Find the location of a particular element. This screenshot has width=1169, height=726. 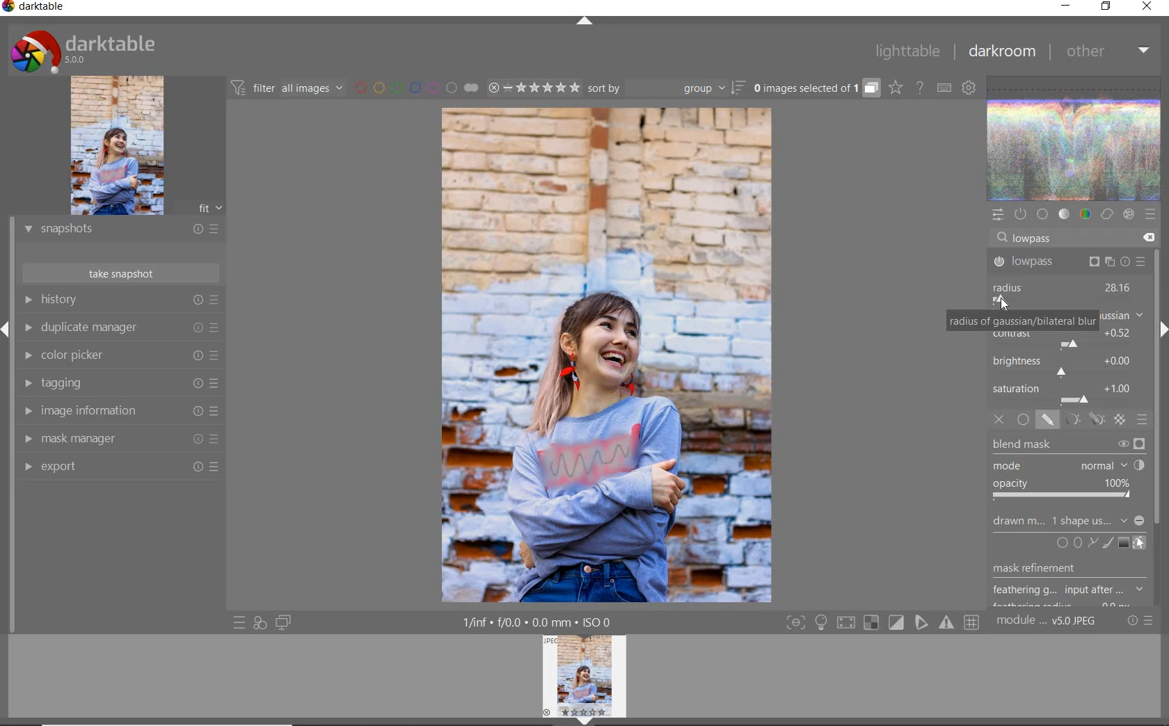

image preview is located at coordinates (588, 679).